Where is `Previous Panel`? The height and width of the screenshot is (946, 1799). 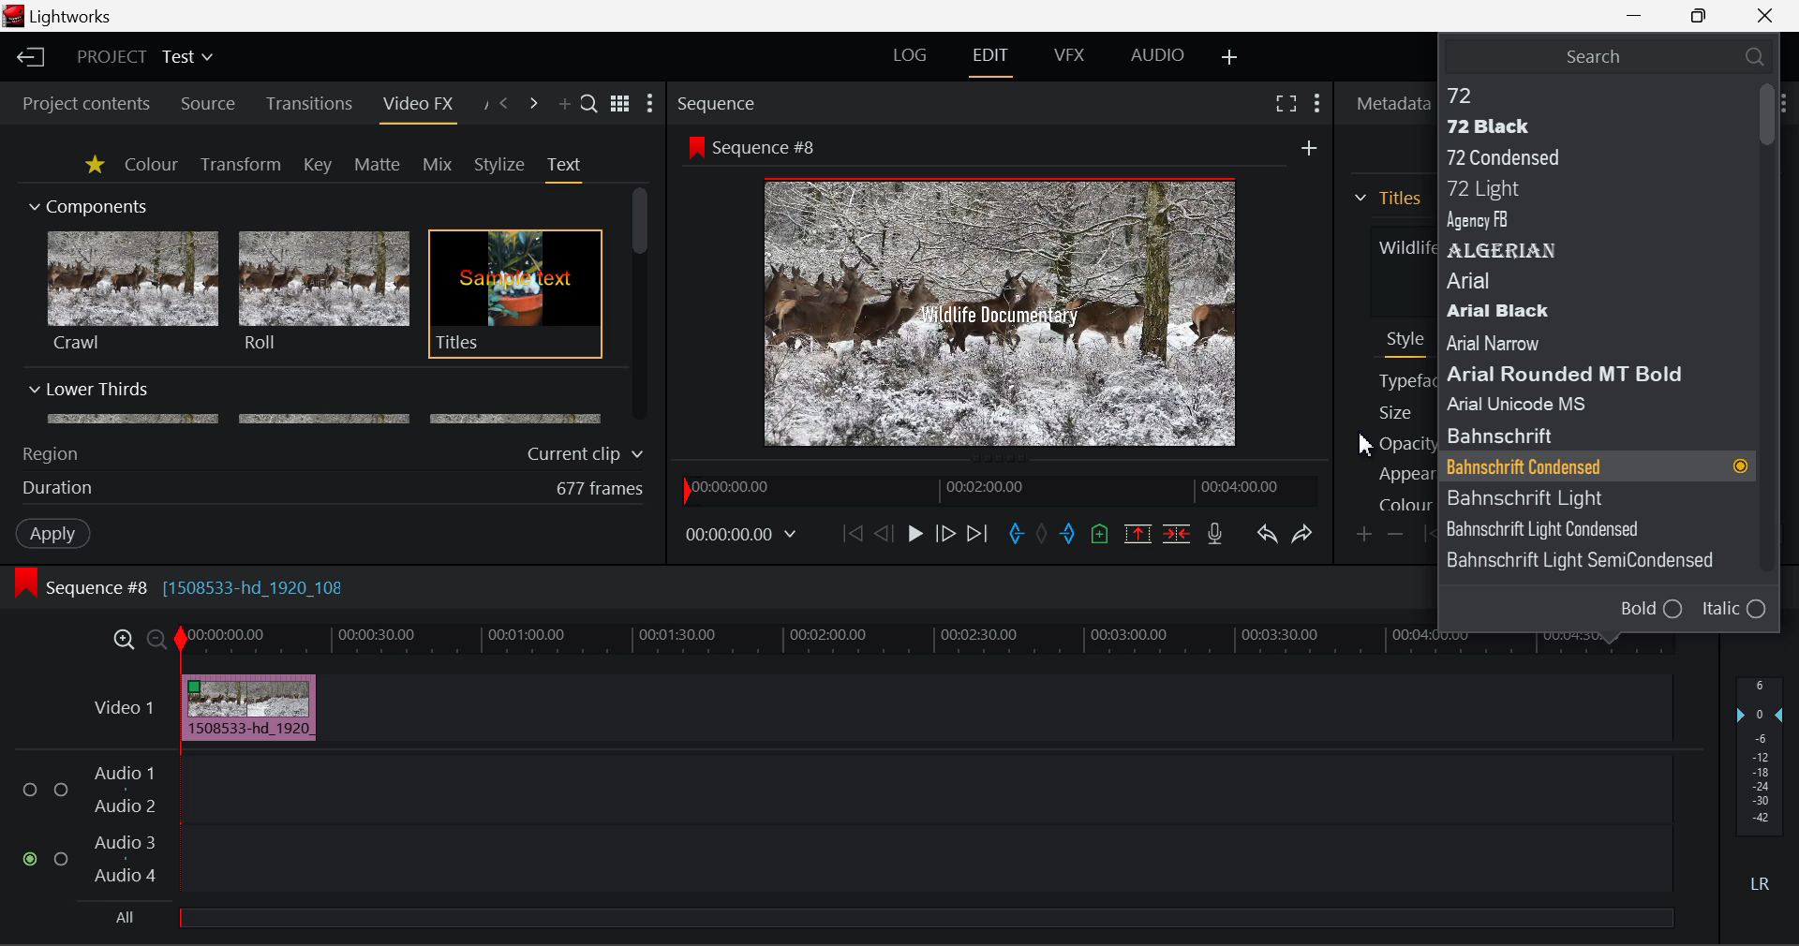
Previous Panel is located at coordinates (502, 105).